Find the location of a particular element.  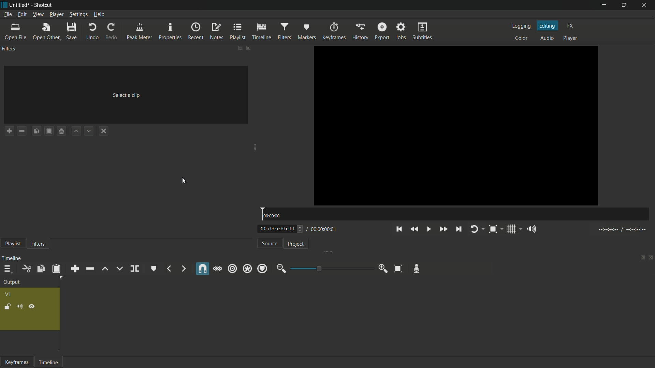

recent is located at coordinates (196, 31).